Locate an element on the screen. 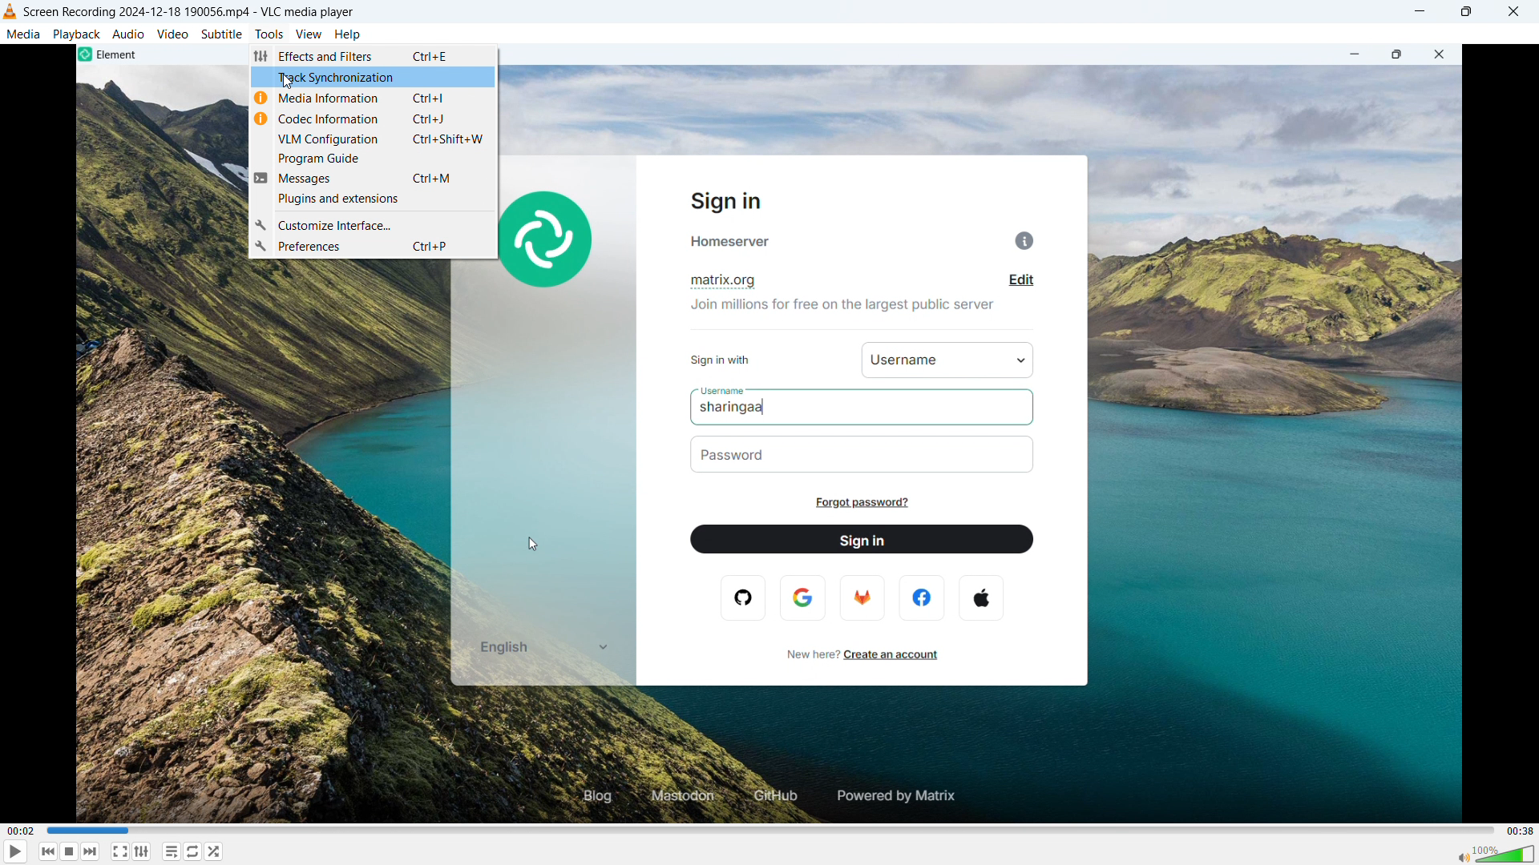  close is located at coordinates (1514, 12).